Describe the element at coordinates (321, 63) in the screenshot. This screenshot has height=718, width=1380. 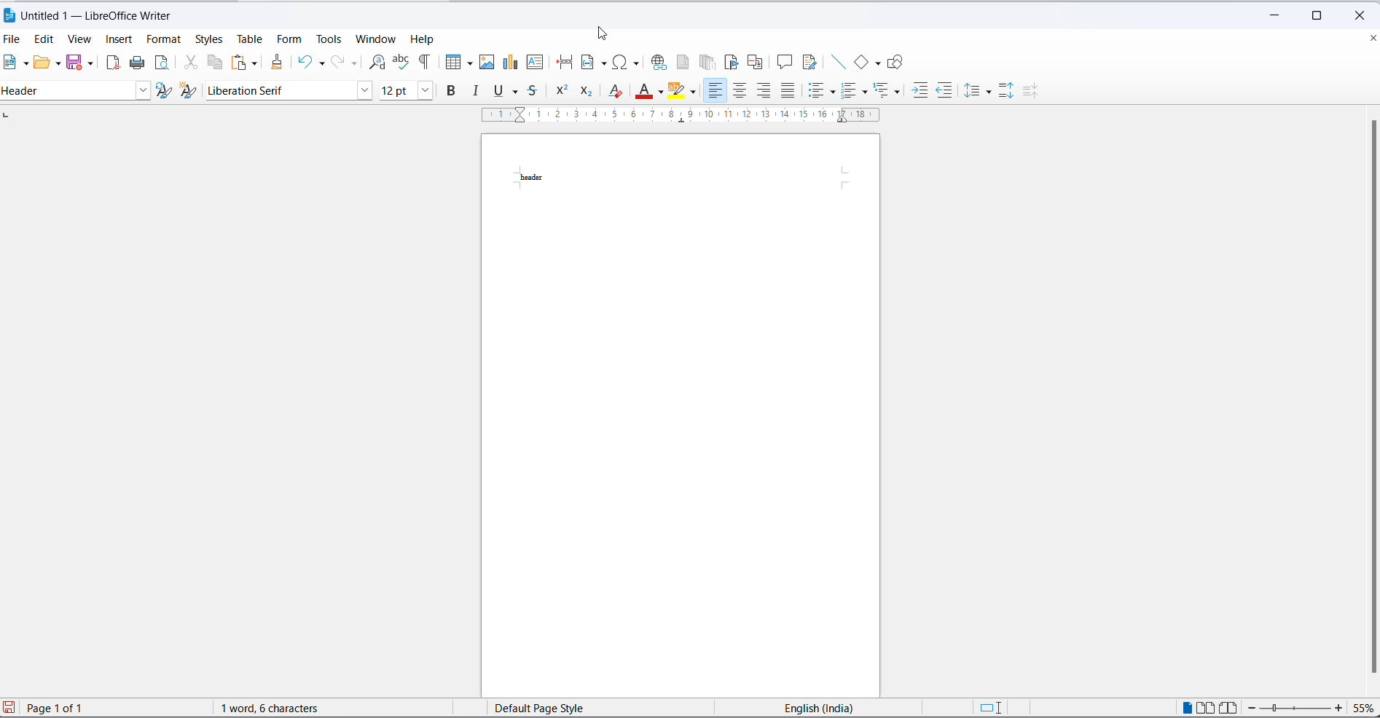
I see `undo options` at that location.